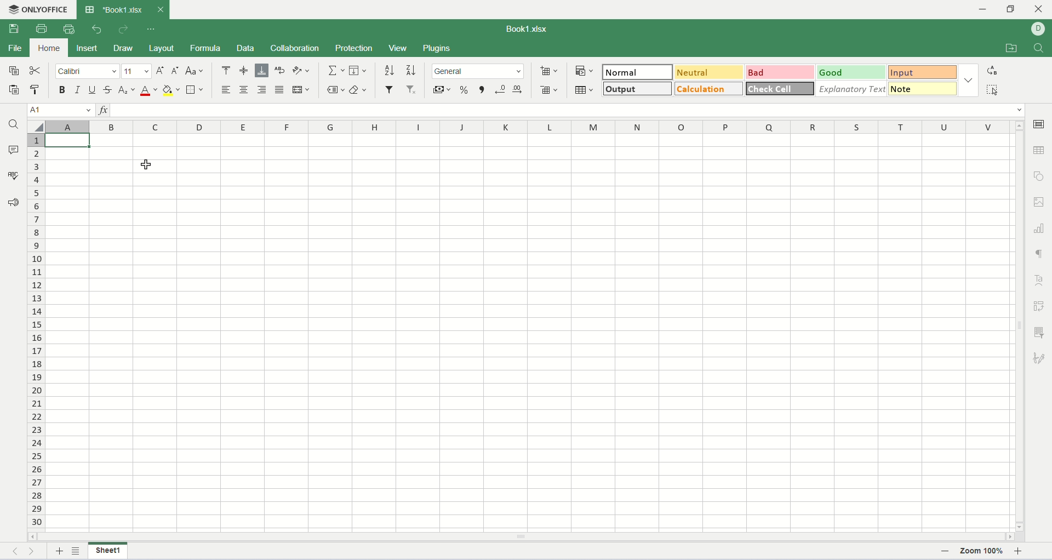  What do you see at coordinates (92, 89) in the screenshot?
I see `underline` at bounding box center [92, 89].